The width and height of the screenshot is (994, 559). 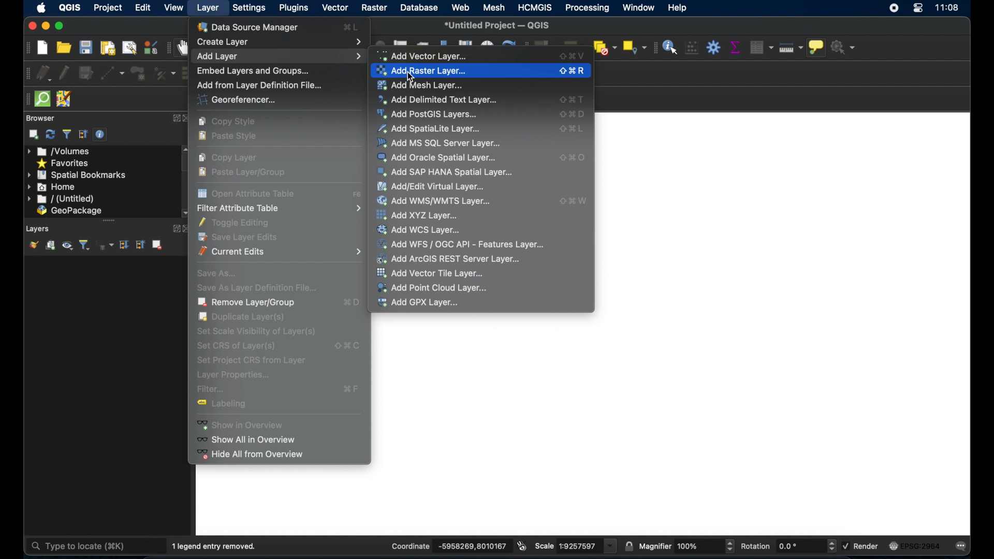 What do you see at coordinates (217, 272) in the screenshot?
I see `save as` at bounding box center [217, 272].